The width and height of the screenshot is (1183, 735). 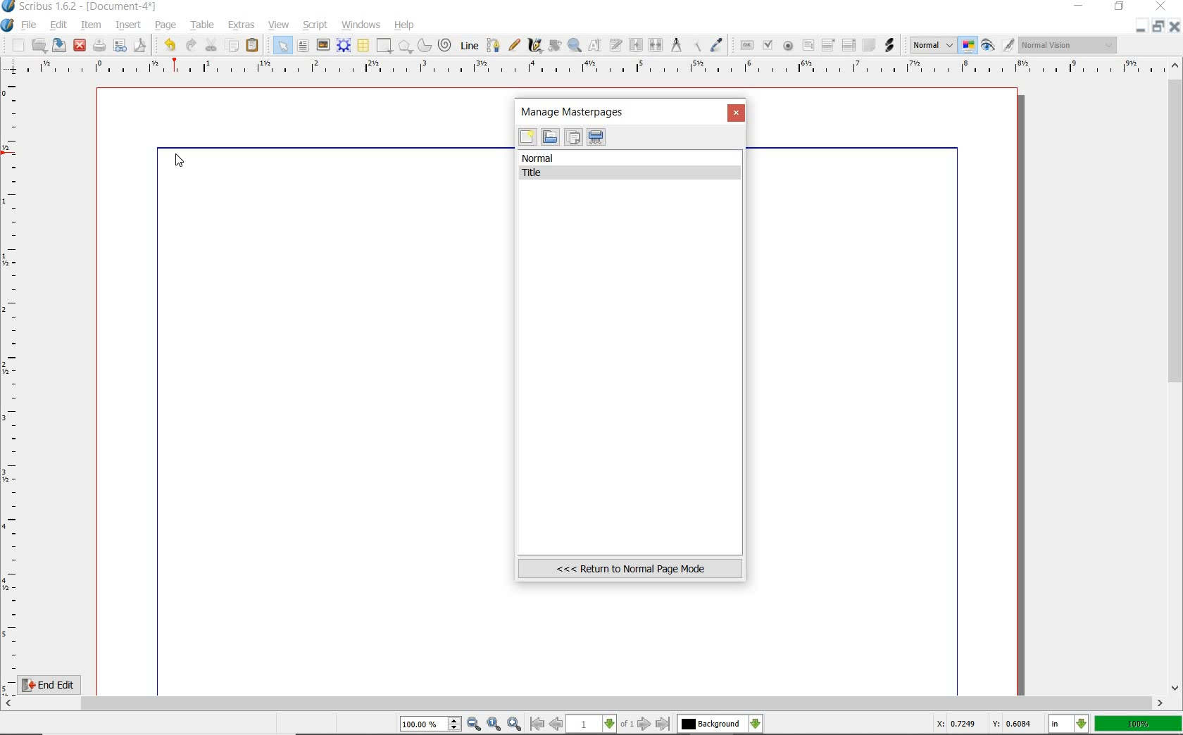 What do you see at coordinates (13, 384) in the screenshot?
I see `ruler` at bounding box center [13, 384].